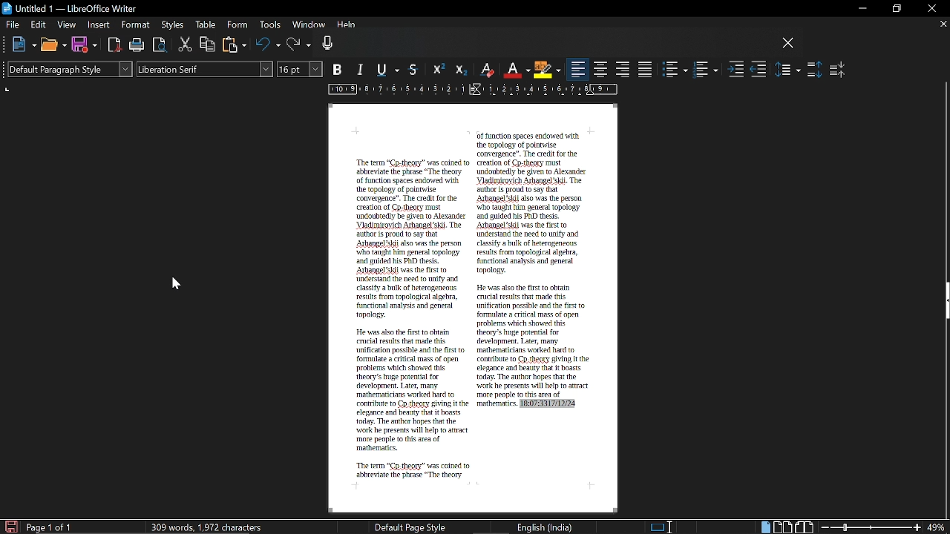  Describe the element at coordinates (805, 527) in the screenshot. I see `Book view` at that location.